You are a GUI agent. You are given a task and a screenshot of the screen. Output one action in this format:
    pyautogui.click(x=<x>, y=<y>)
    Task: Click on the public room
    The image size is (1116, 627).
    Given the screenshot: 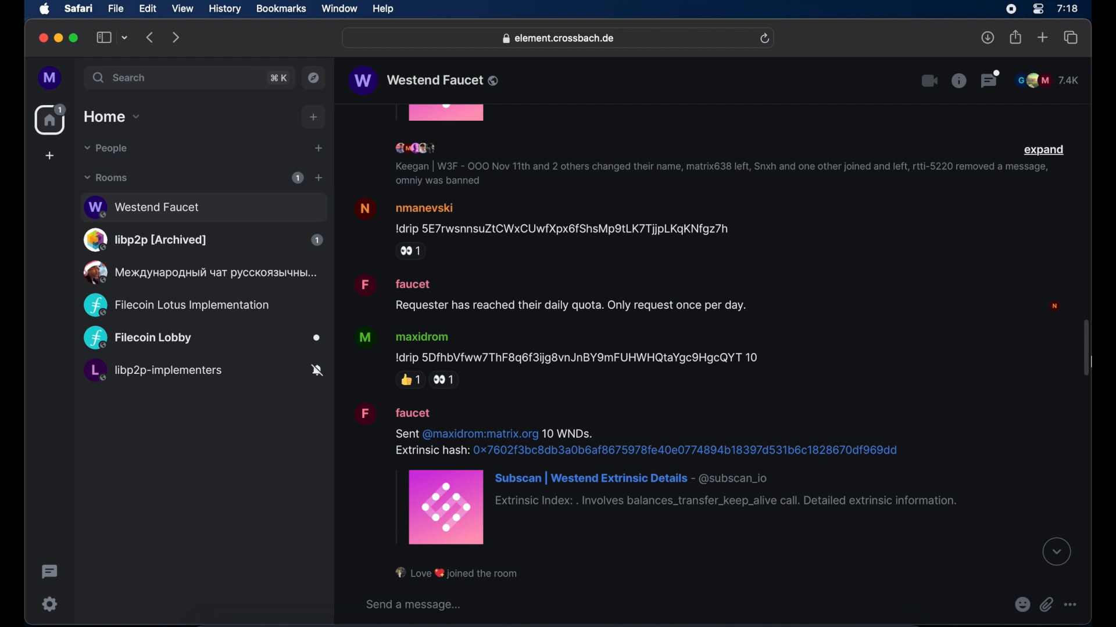 What is the action you would take?
    pyautogui.click(x=203, y=372)
    